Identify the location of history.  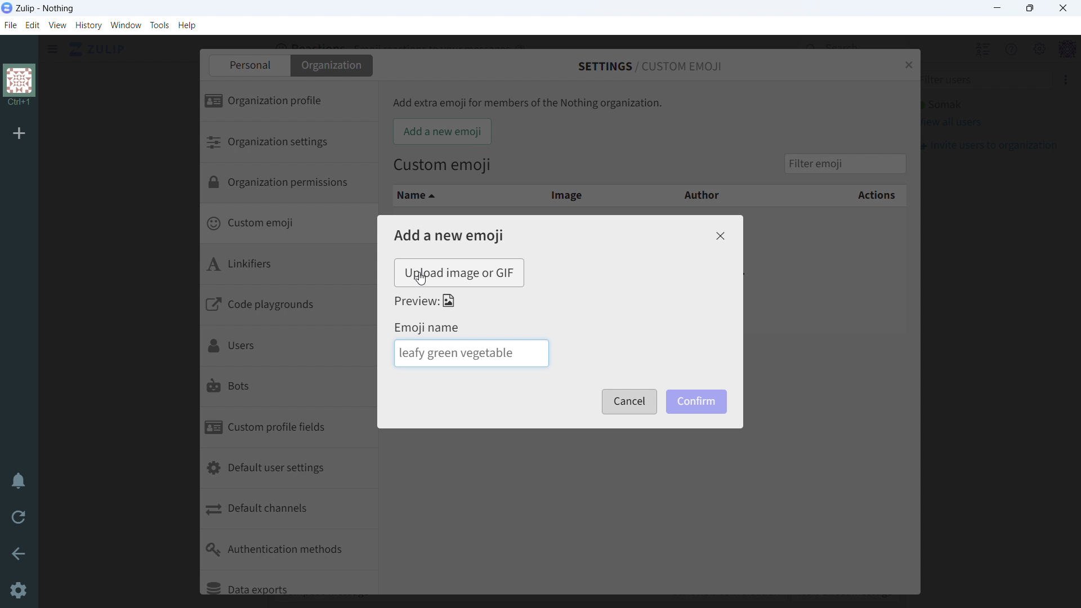
(88, 25).